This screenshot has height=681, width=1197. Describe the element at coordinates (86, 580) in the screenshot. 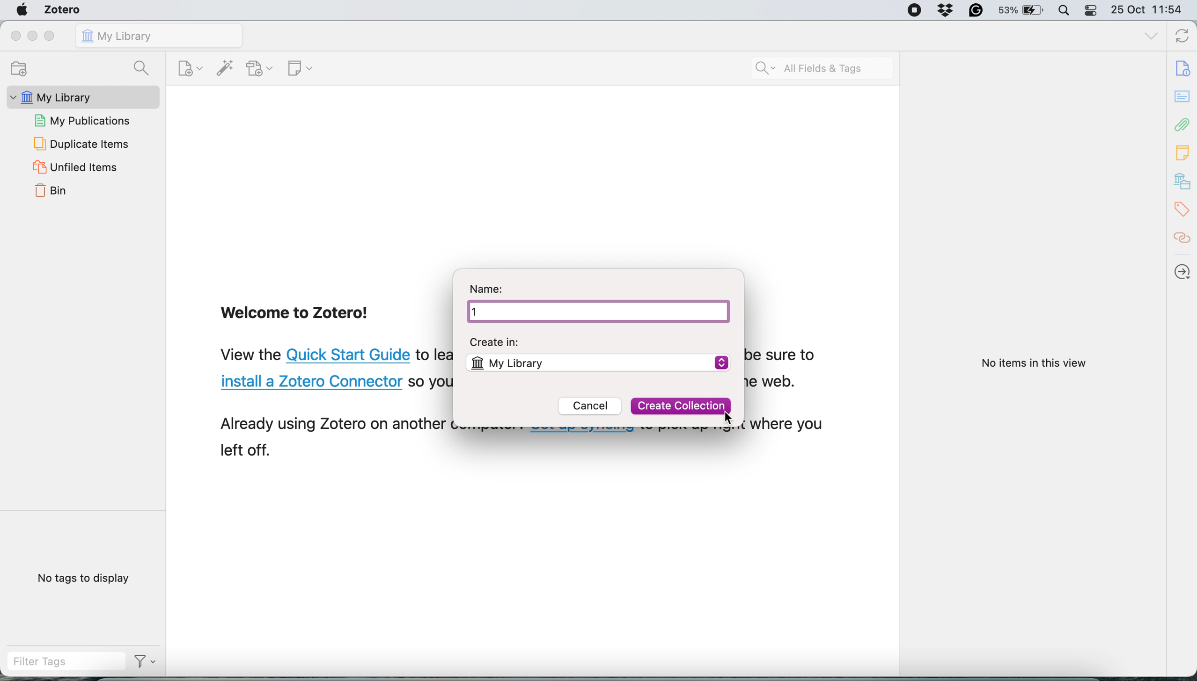

I see `No tags to display` at that location.